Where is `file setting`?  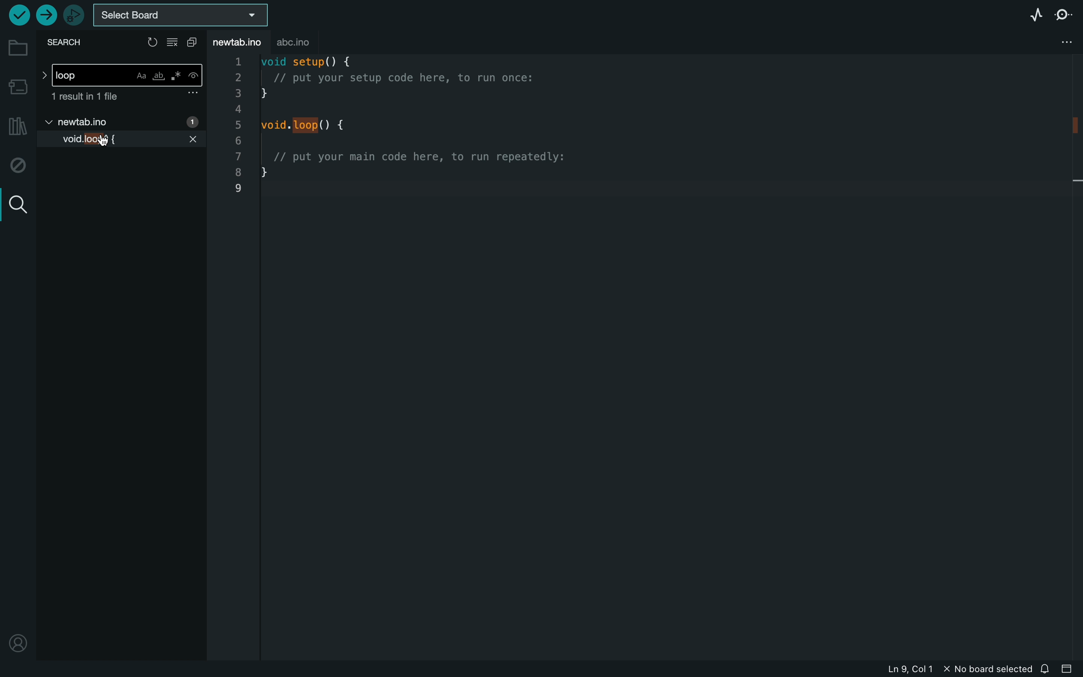
file setting is located at coordinates (1055, 43).